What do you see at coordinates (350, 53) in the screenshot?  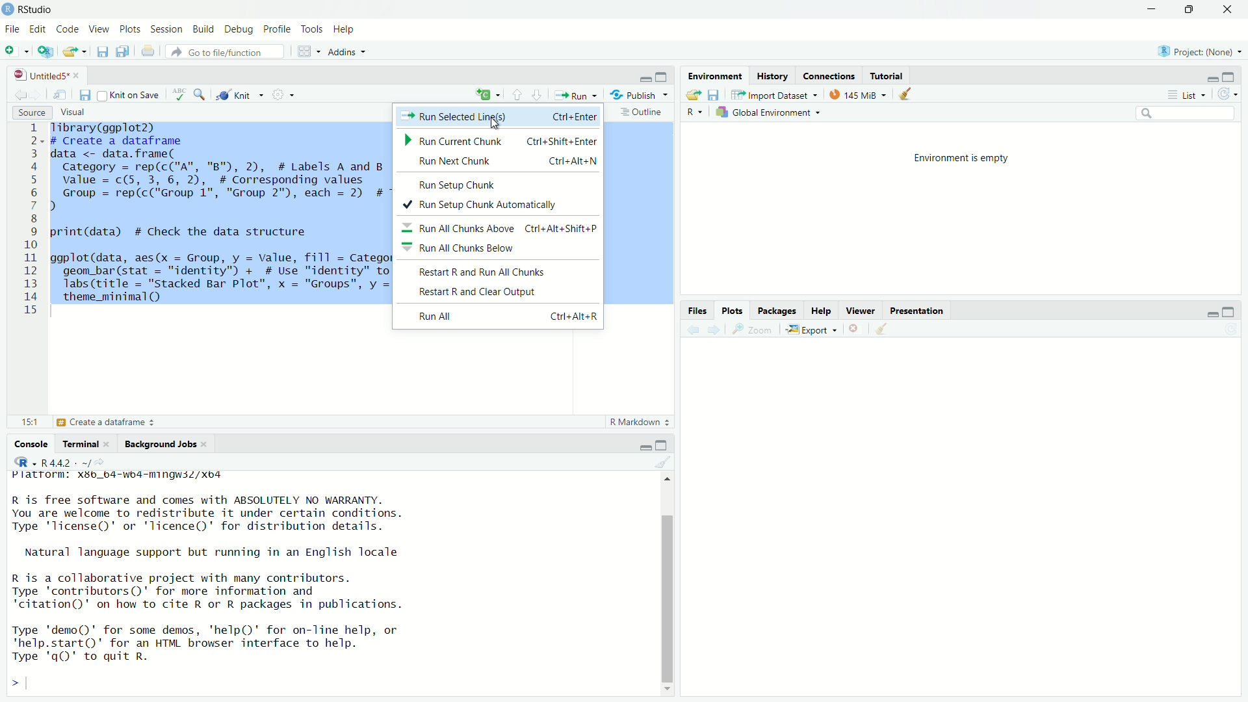 I see `Addins` at bounding box center [350, 53].